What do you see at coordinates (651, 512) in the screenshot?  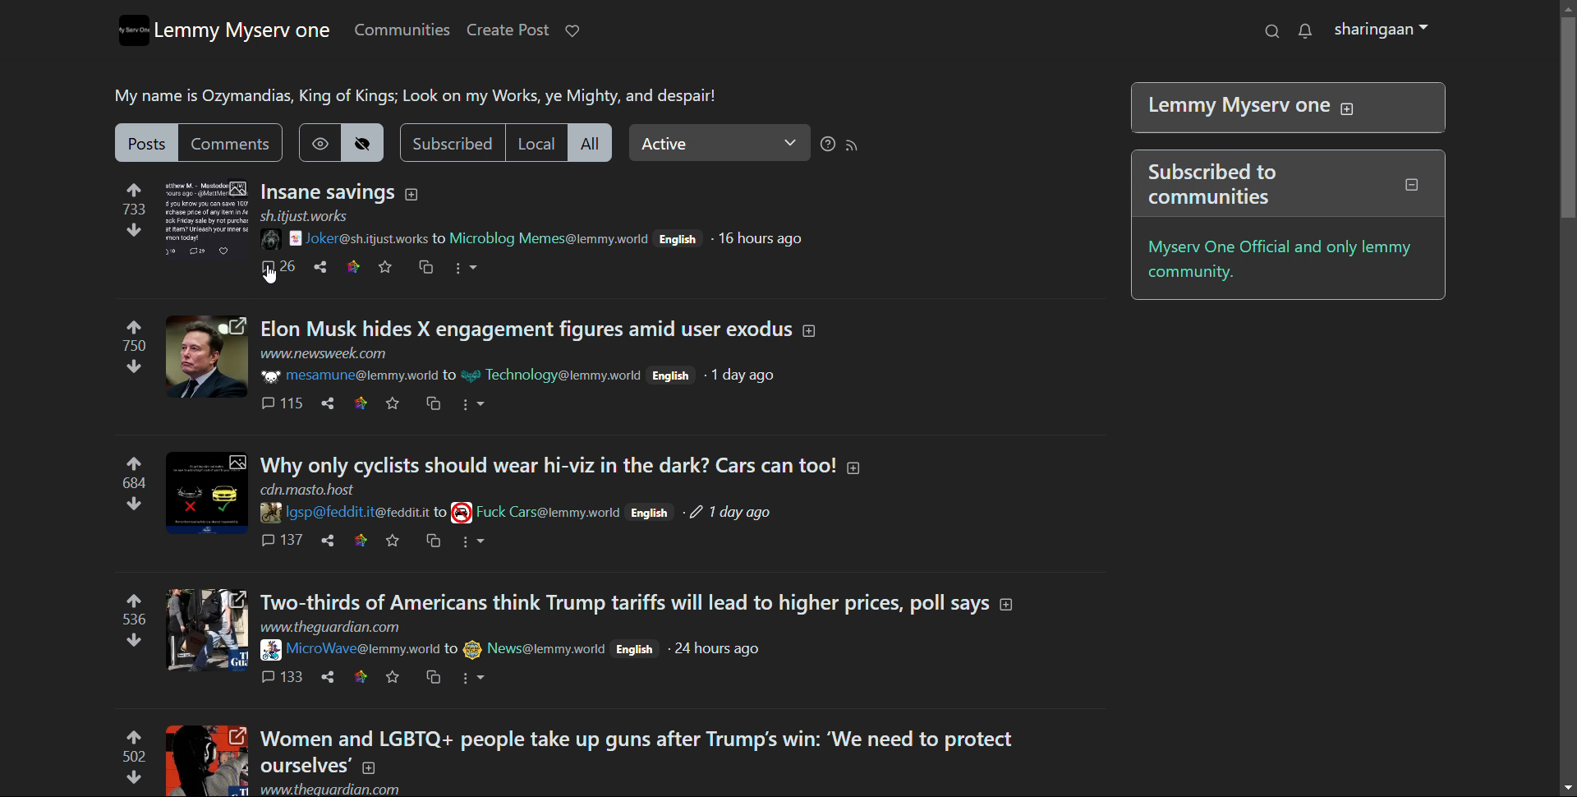 I see `English` at bounding box center [651, 512].